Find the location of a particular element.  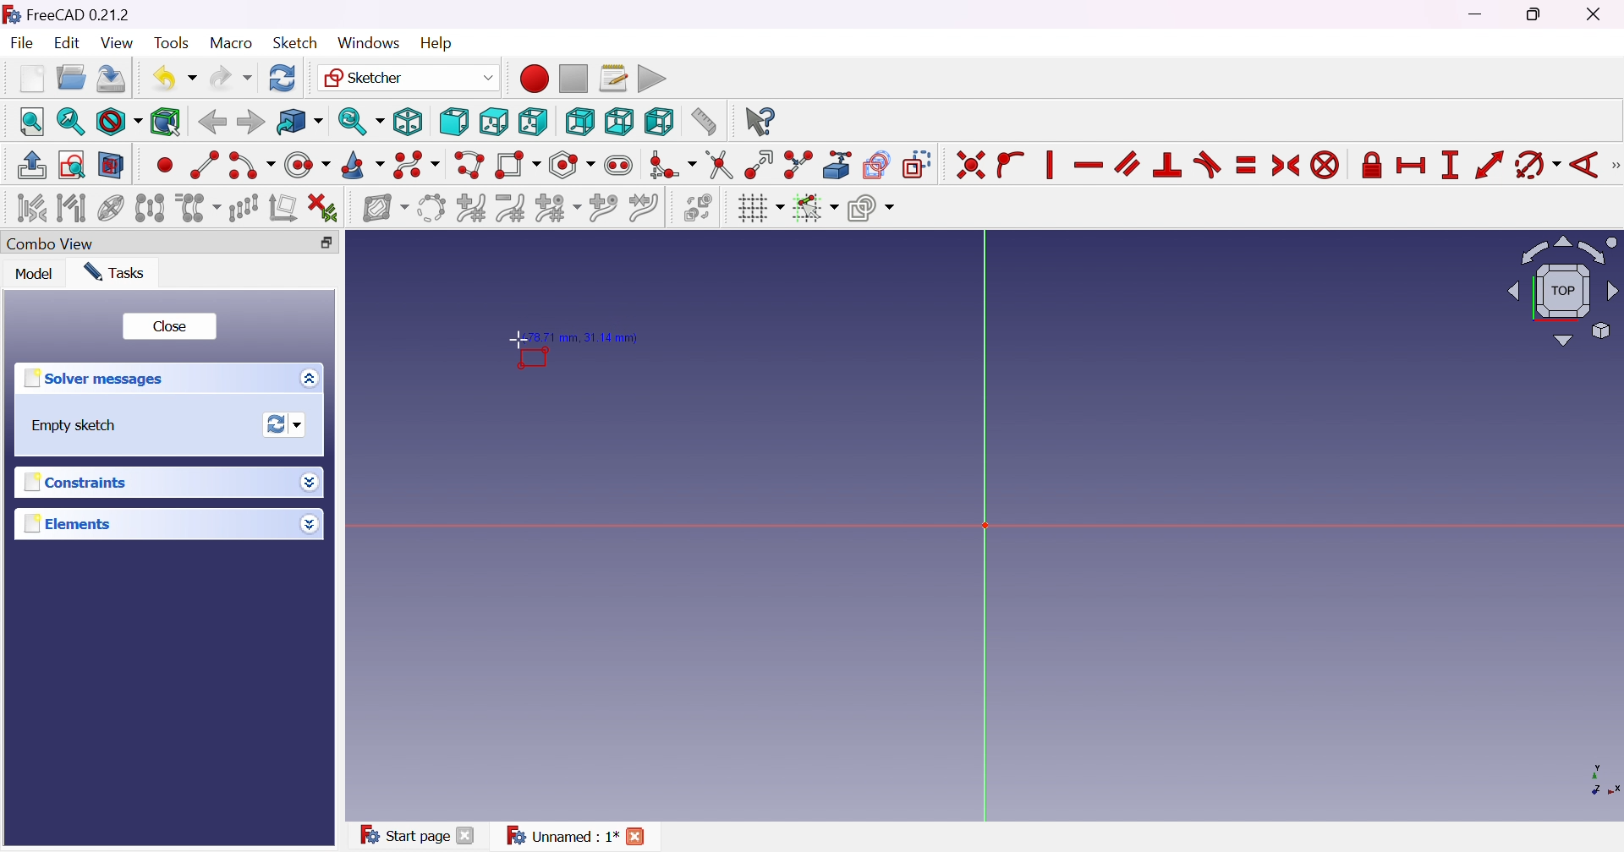

Rectangular array is located at coordinates (244, 208).